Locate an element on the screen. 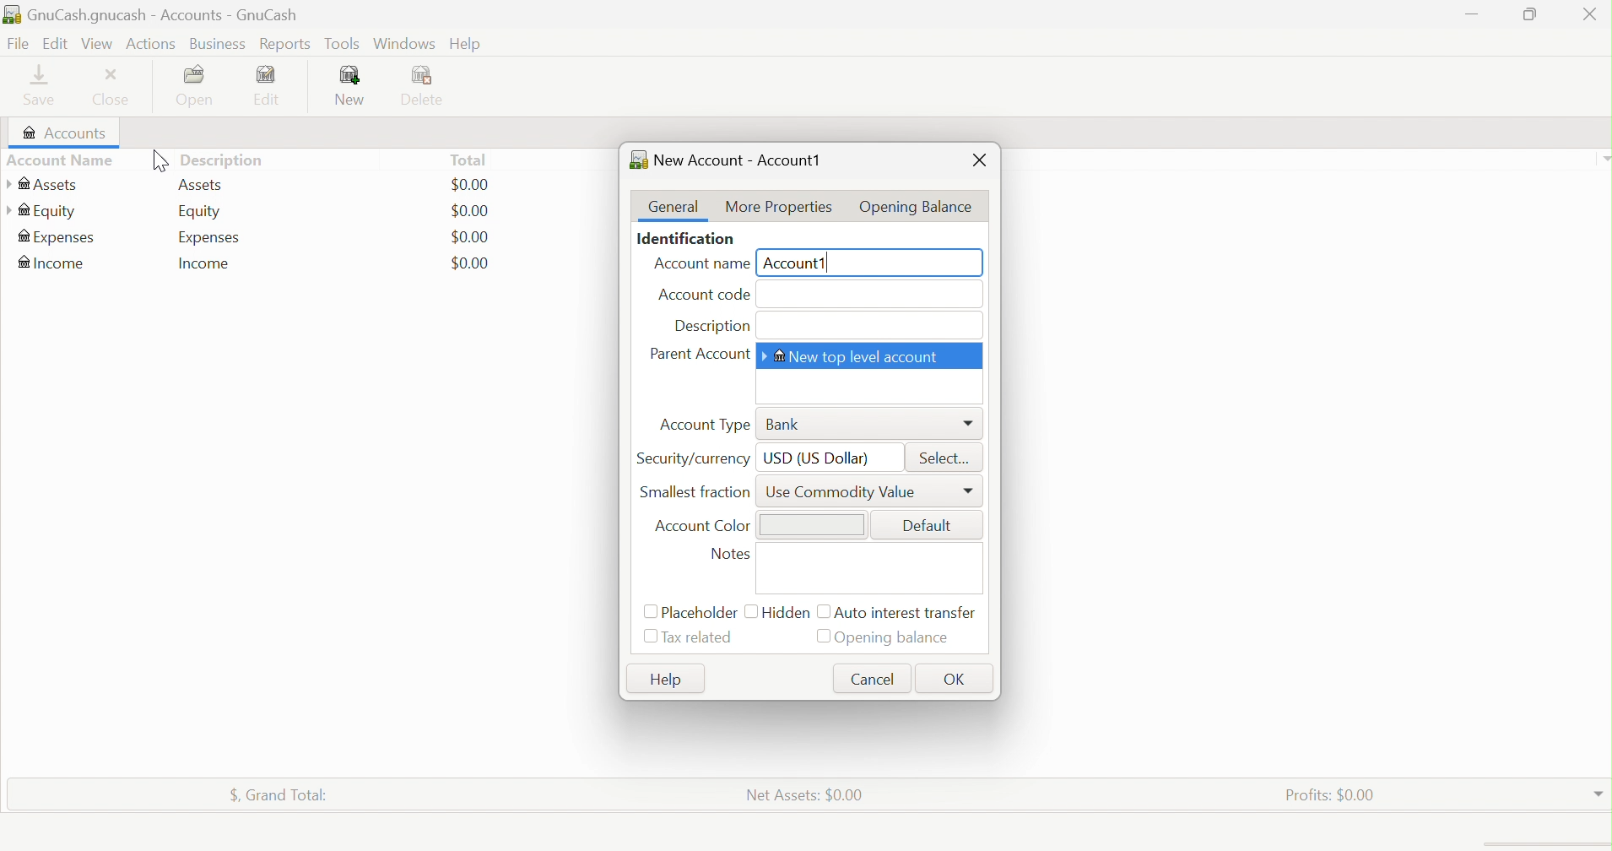 This screenshot has width=1612, height=851. cursor is located at coordinates (161, 50).